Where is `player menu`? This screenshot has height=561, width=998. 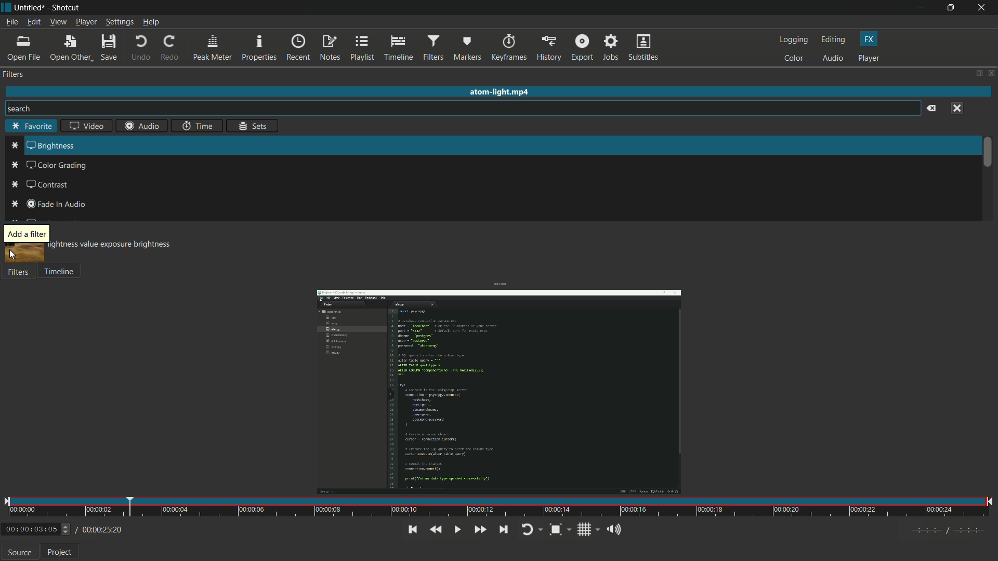 player menu is located at coordinates (86, 23).